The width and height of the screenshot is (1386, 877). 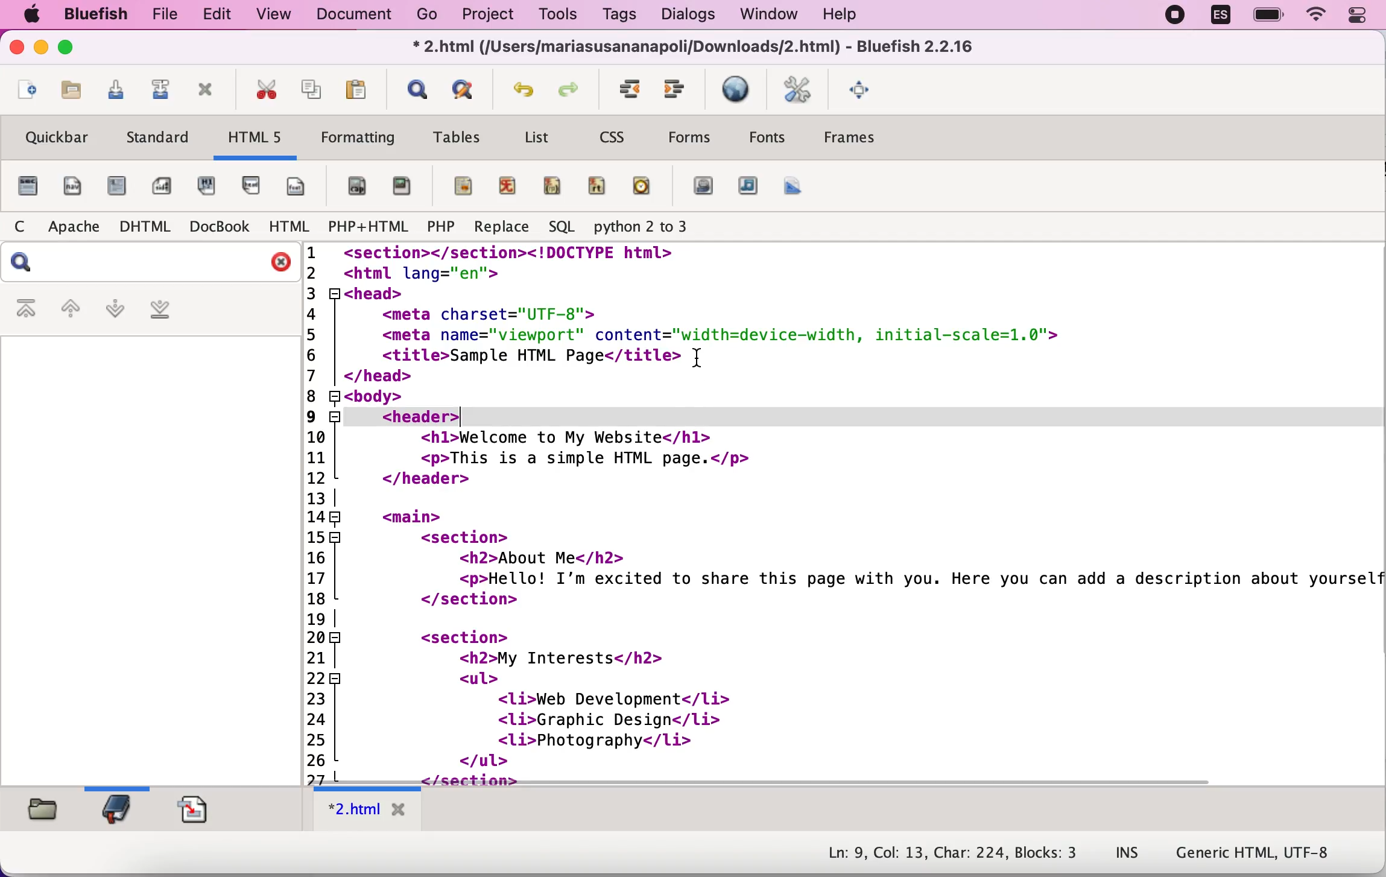 I want to click on html, so click(x=289, y=227).